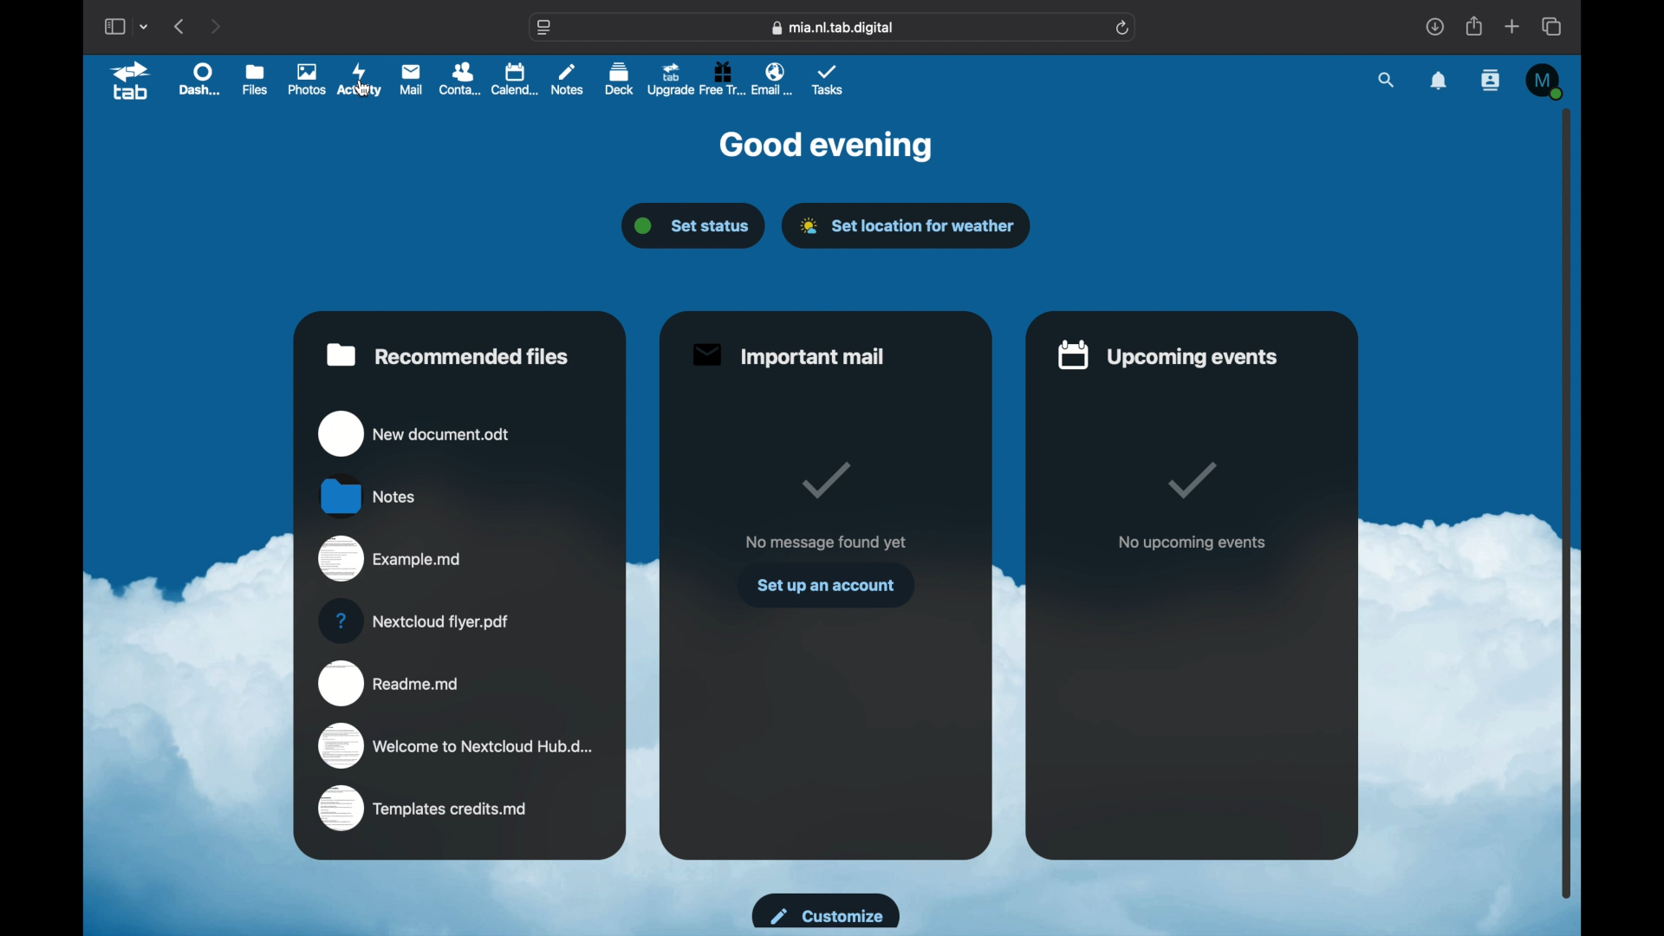 The width and height of the screenshot is (1664, 936). I want to click on new tab, so click(1512, 26).